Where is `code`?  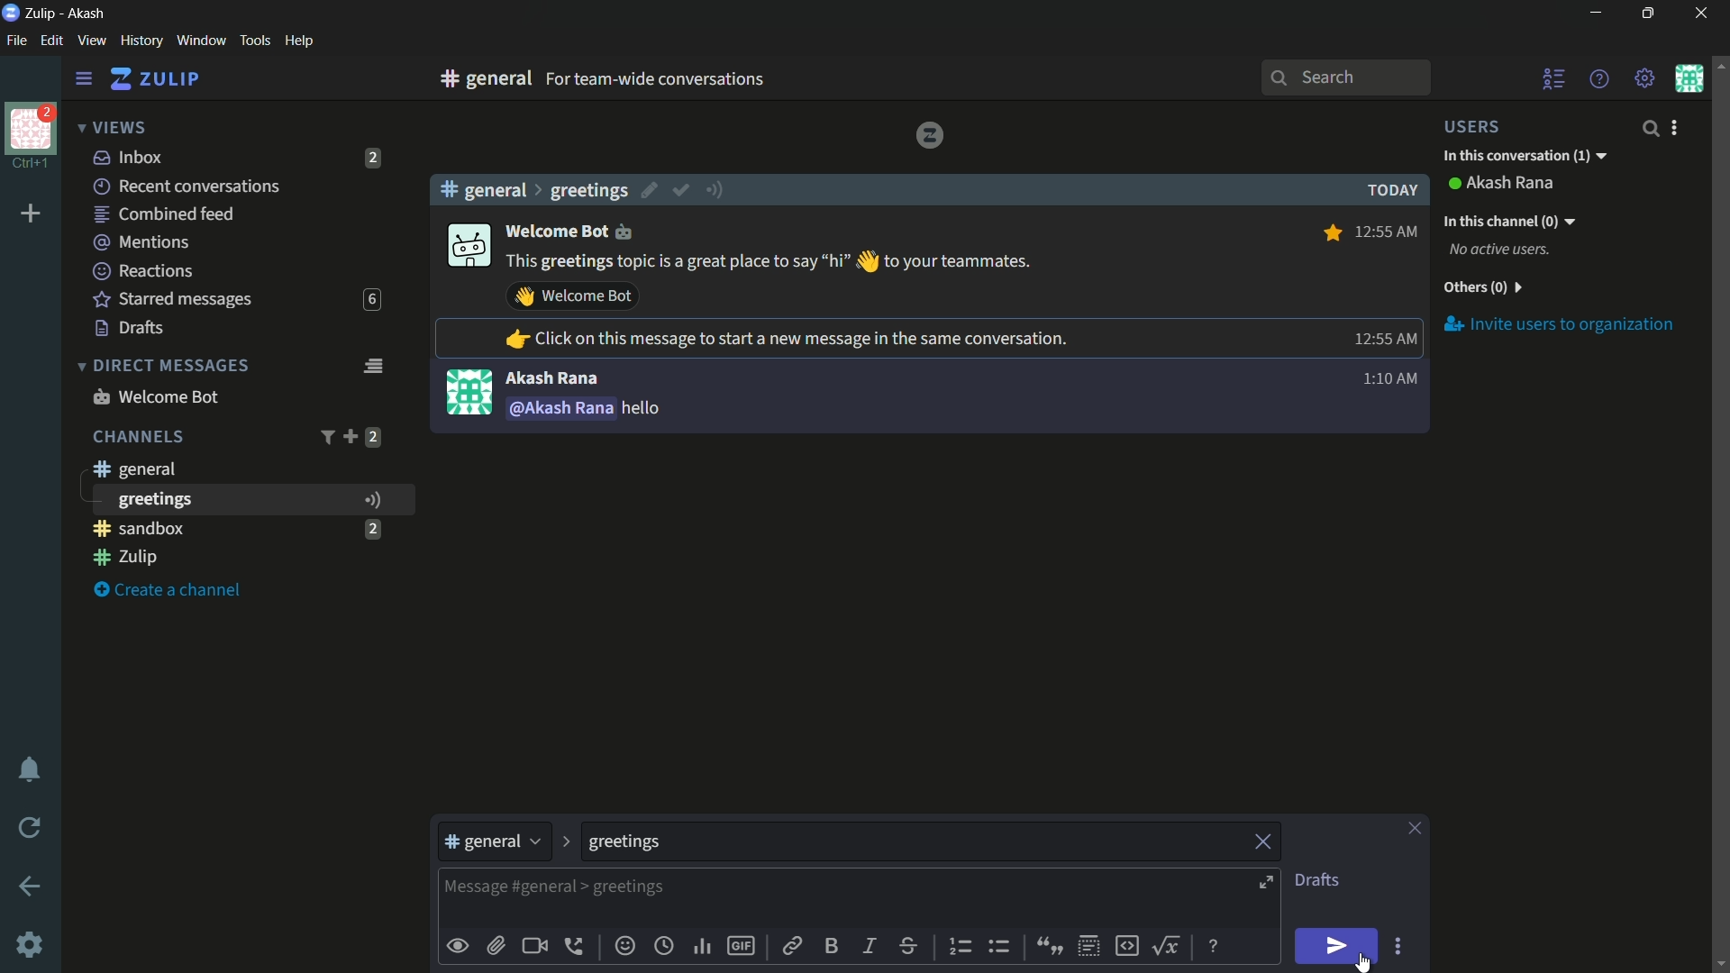 code is located at coordinates (1126, 944).